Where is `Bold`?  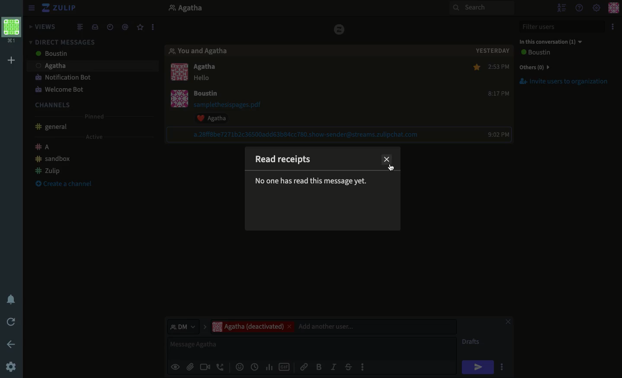 Bold is located at coordinates (319, 366).